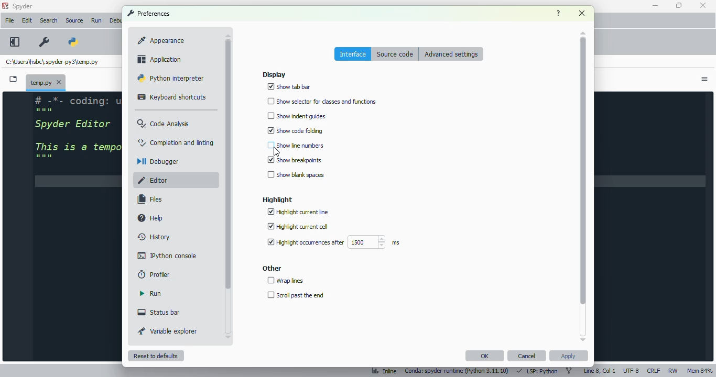 This screenshot has height=377, width=716. I want to click on code analysis, so click(165, 124).